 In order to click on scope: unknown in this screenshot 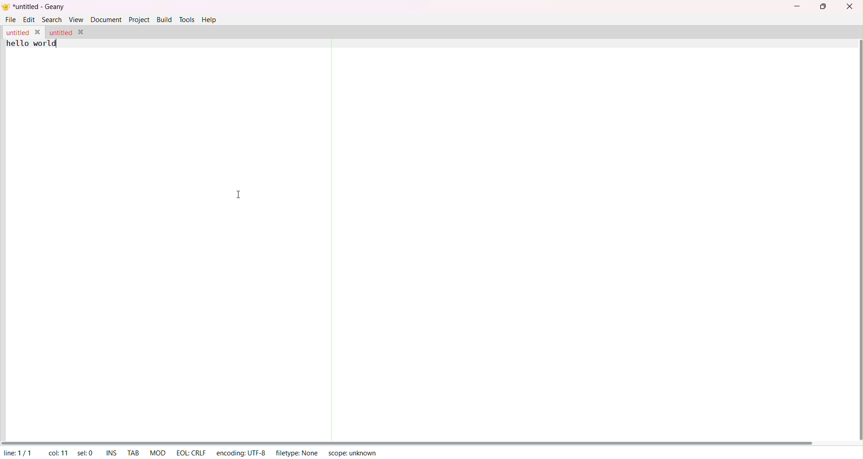, I will do `click(353, 453)`.